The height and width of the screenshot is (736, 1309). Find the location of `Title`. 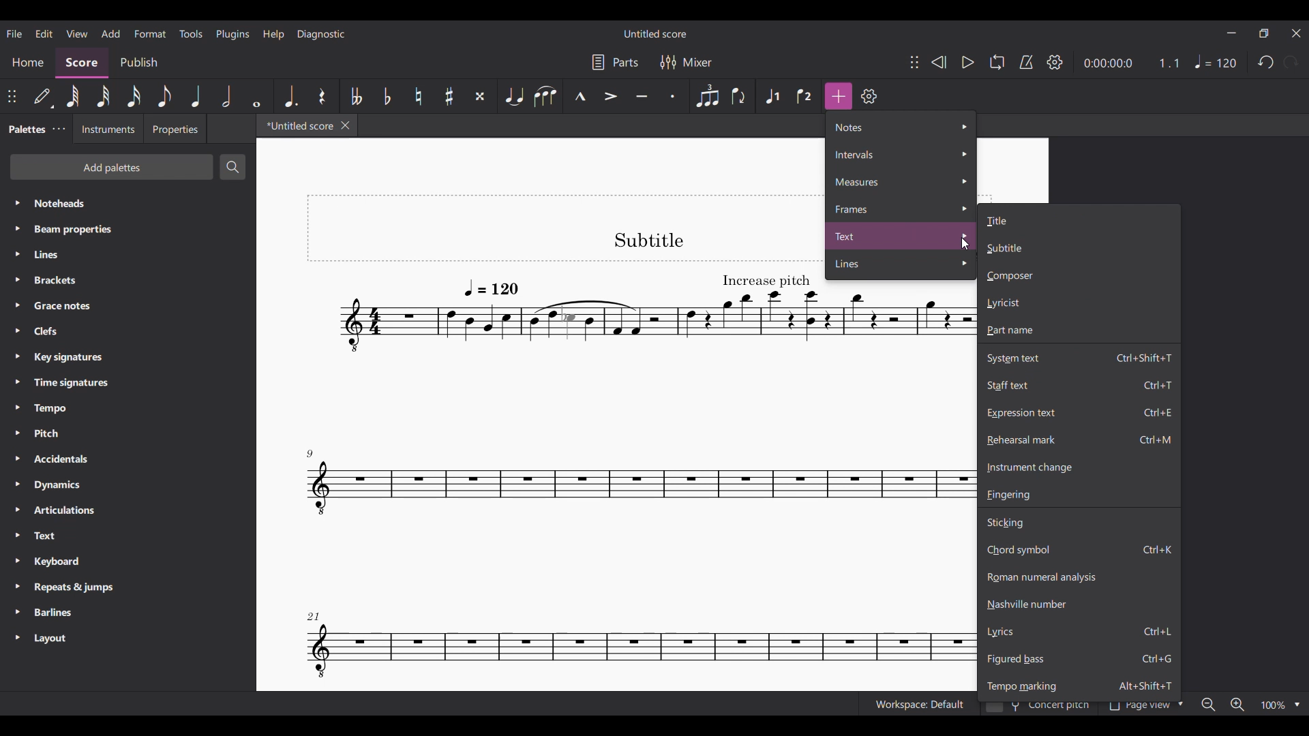

Title is located at coordinates (1079, 219).